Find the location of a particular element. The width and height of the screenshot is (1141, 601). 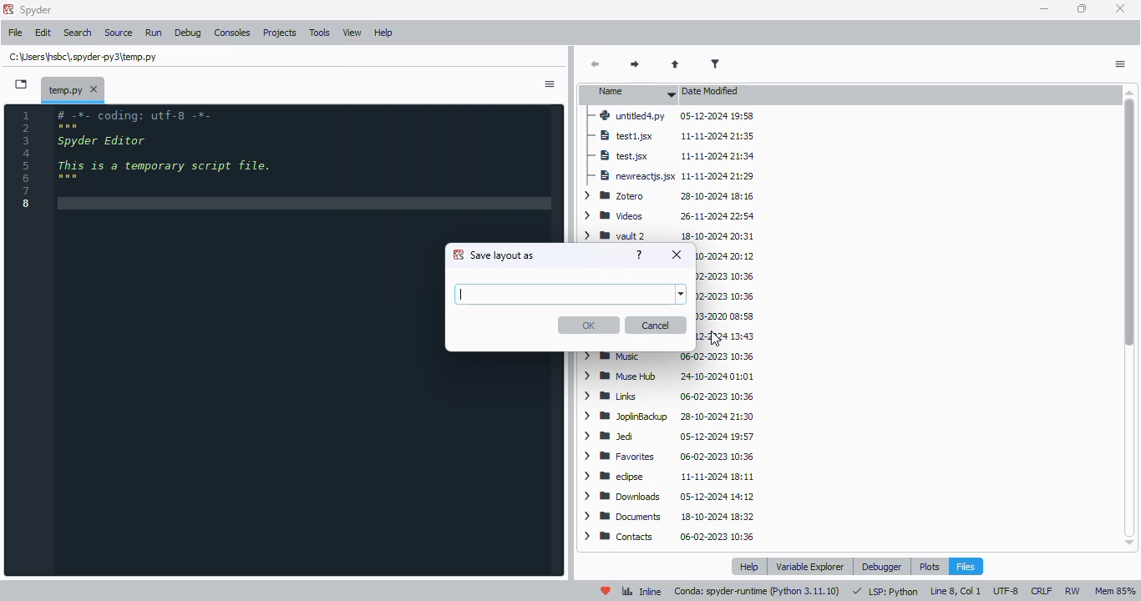

browse is located at coordinates (682, 295).